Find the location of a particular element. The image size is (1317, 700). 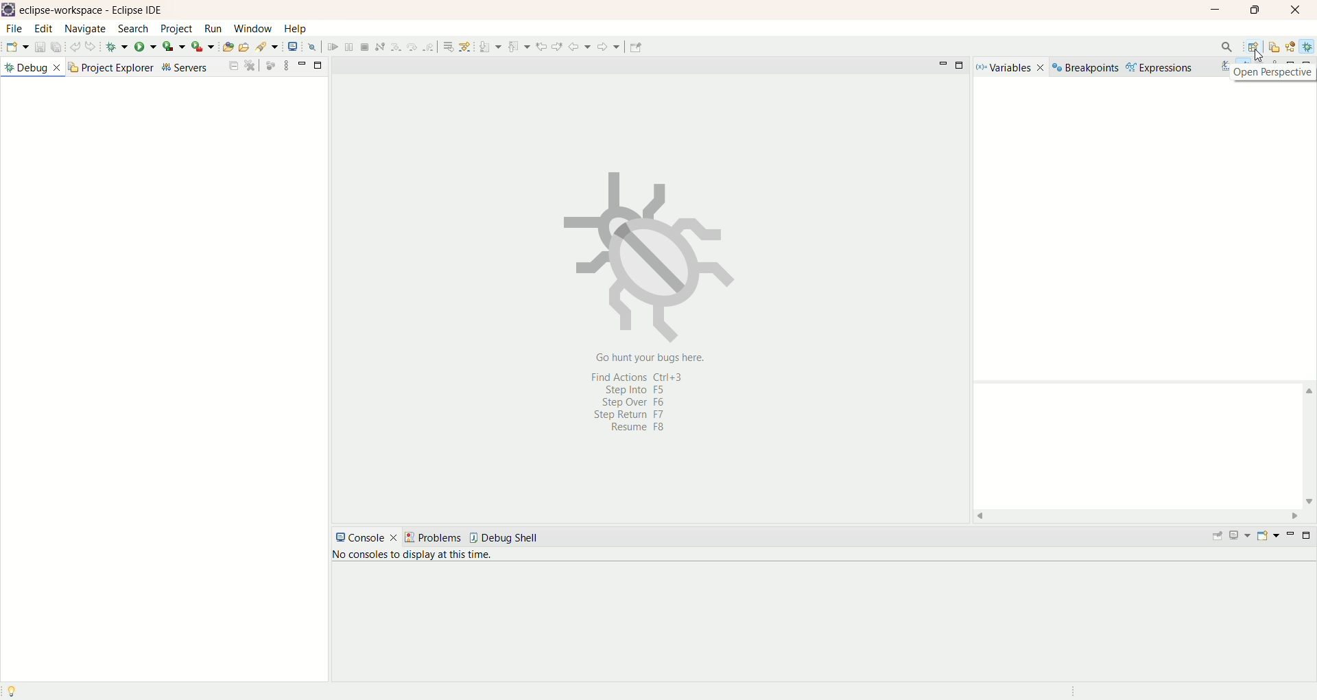

disconnect is located at coordinates (479, 46).